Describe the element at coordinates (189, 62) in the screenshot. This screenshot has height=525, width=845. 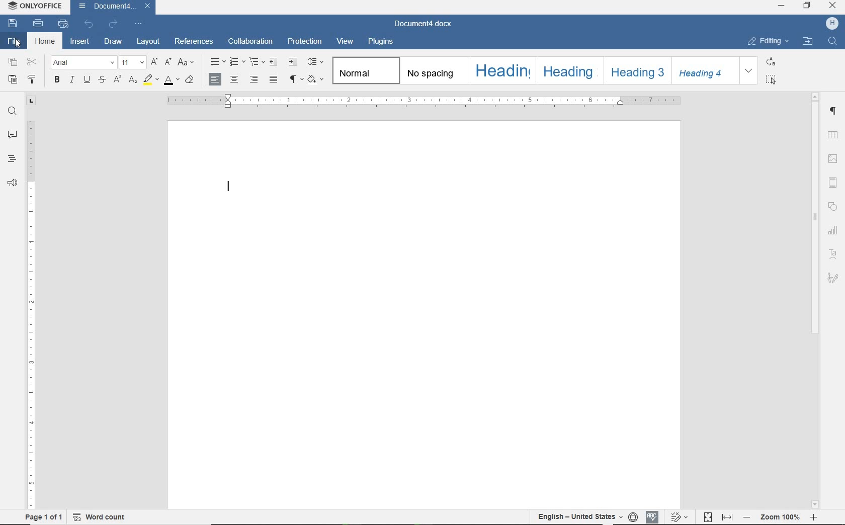
I see `change case` at that location.